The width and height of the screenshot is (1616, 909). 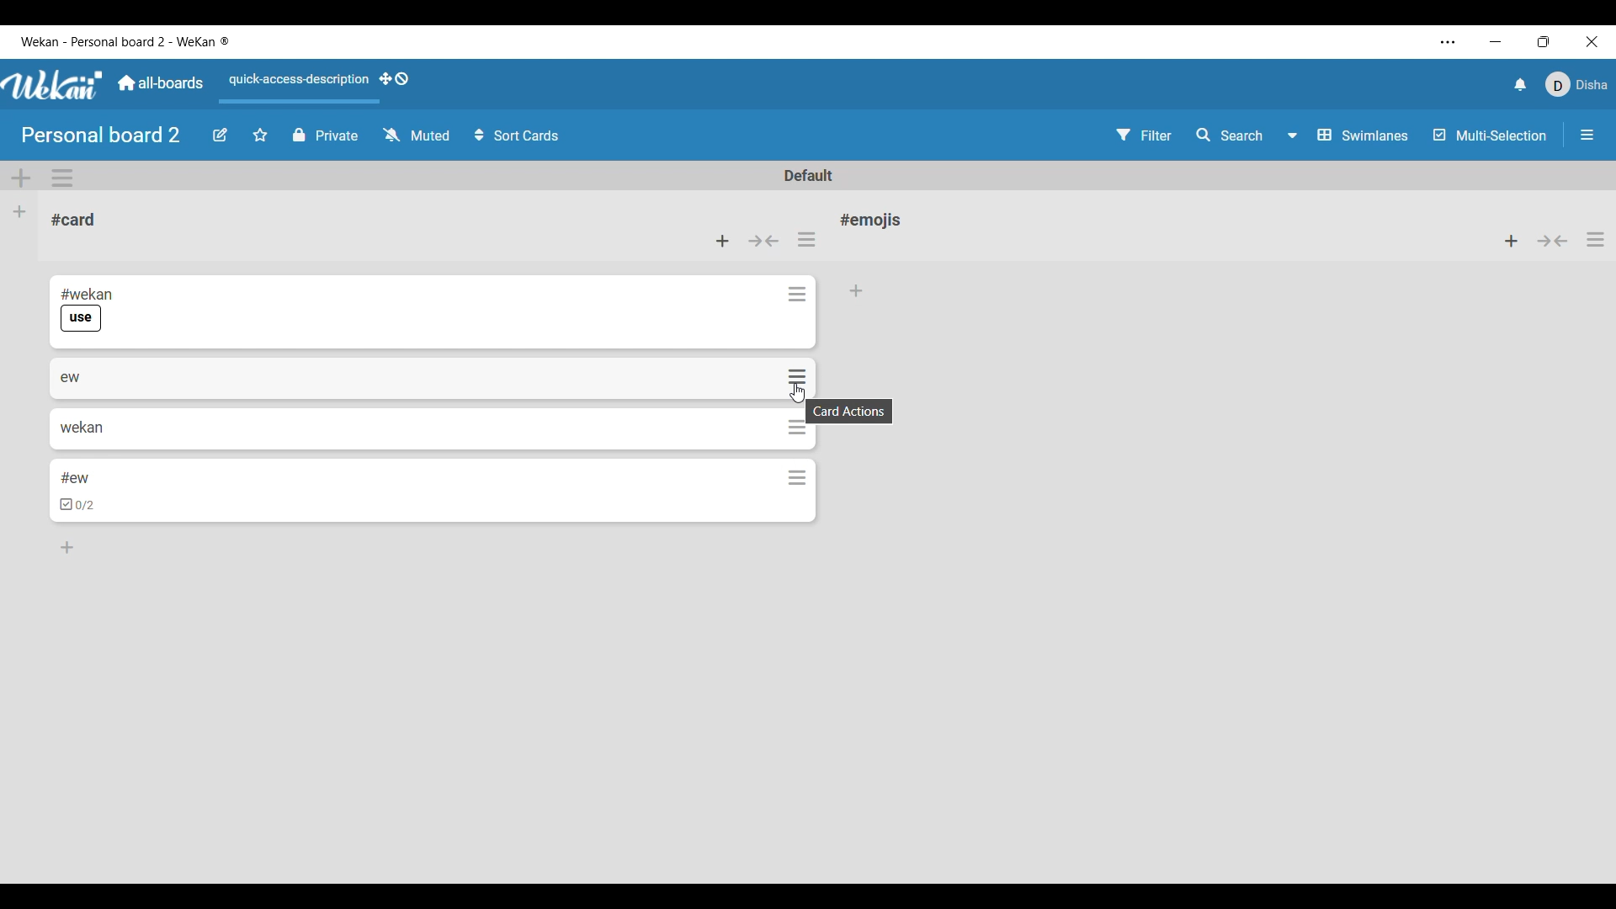 I want to click on Collapse, so click(x=764, y=241).